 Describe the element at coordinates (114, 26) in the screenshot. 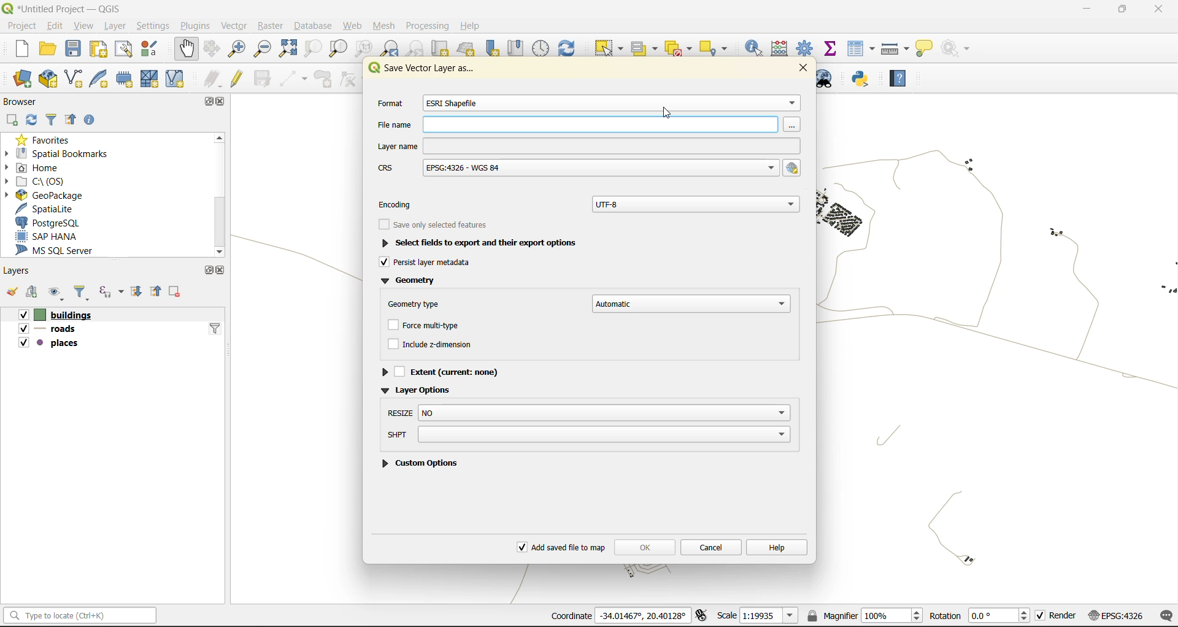

I see `layer` at that location.